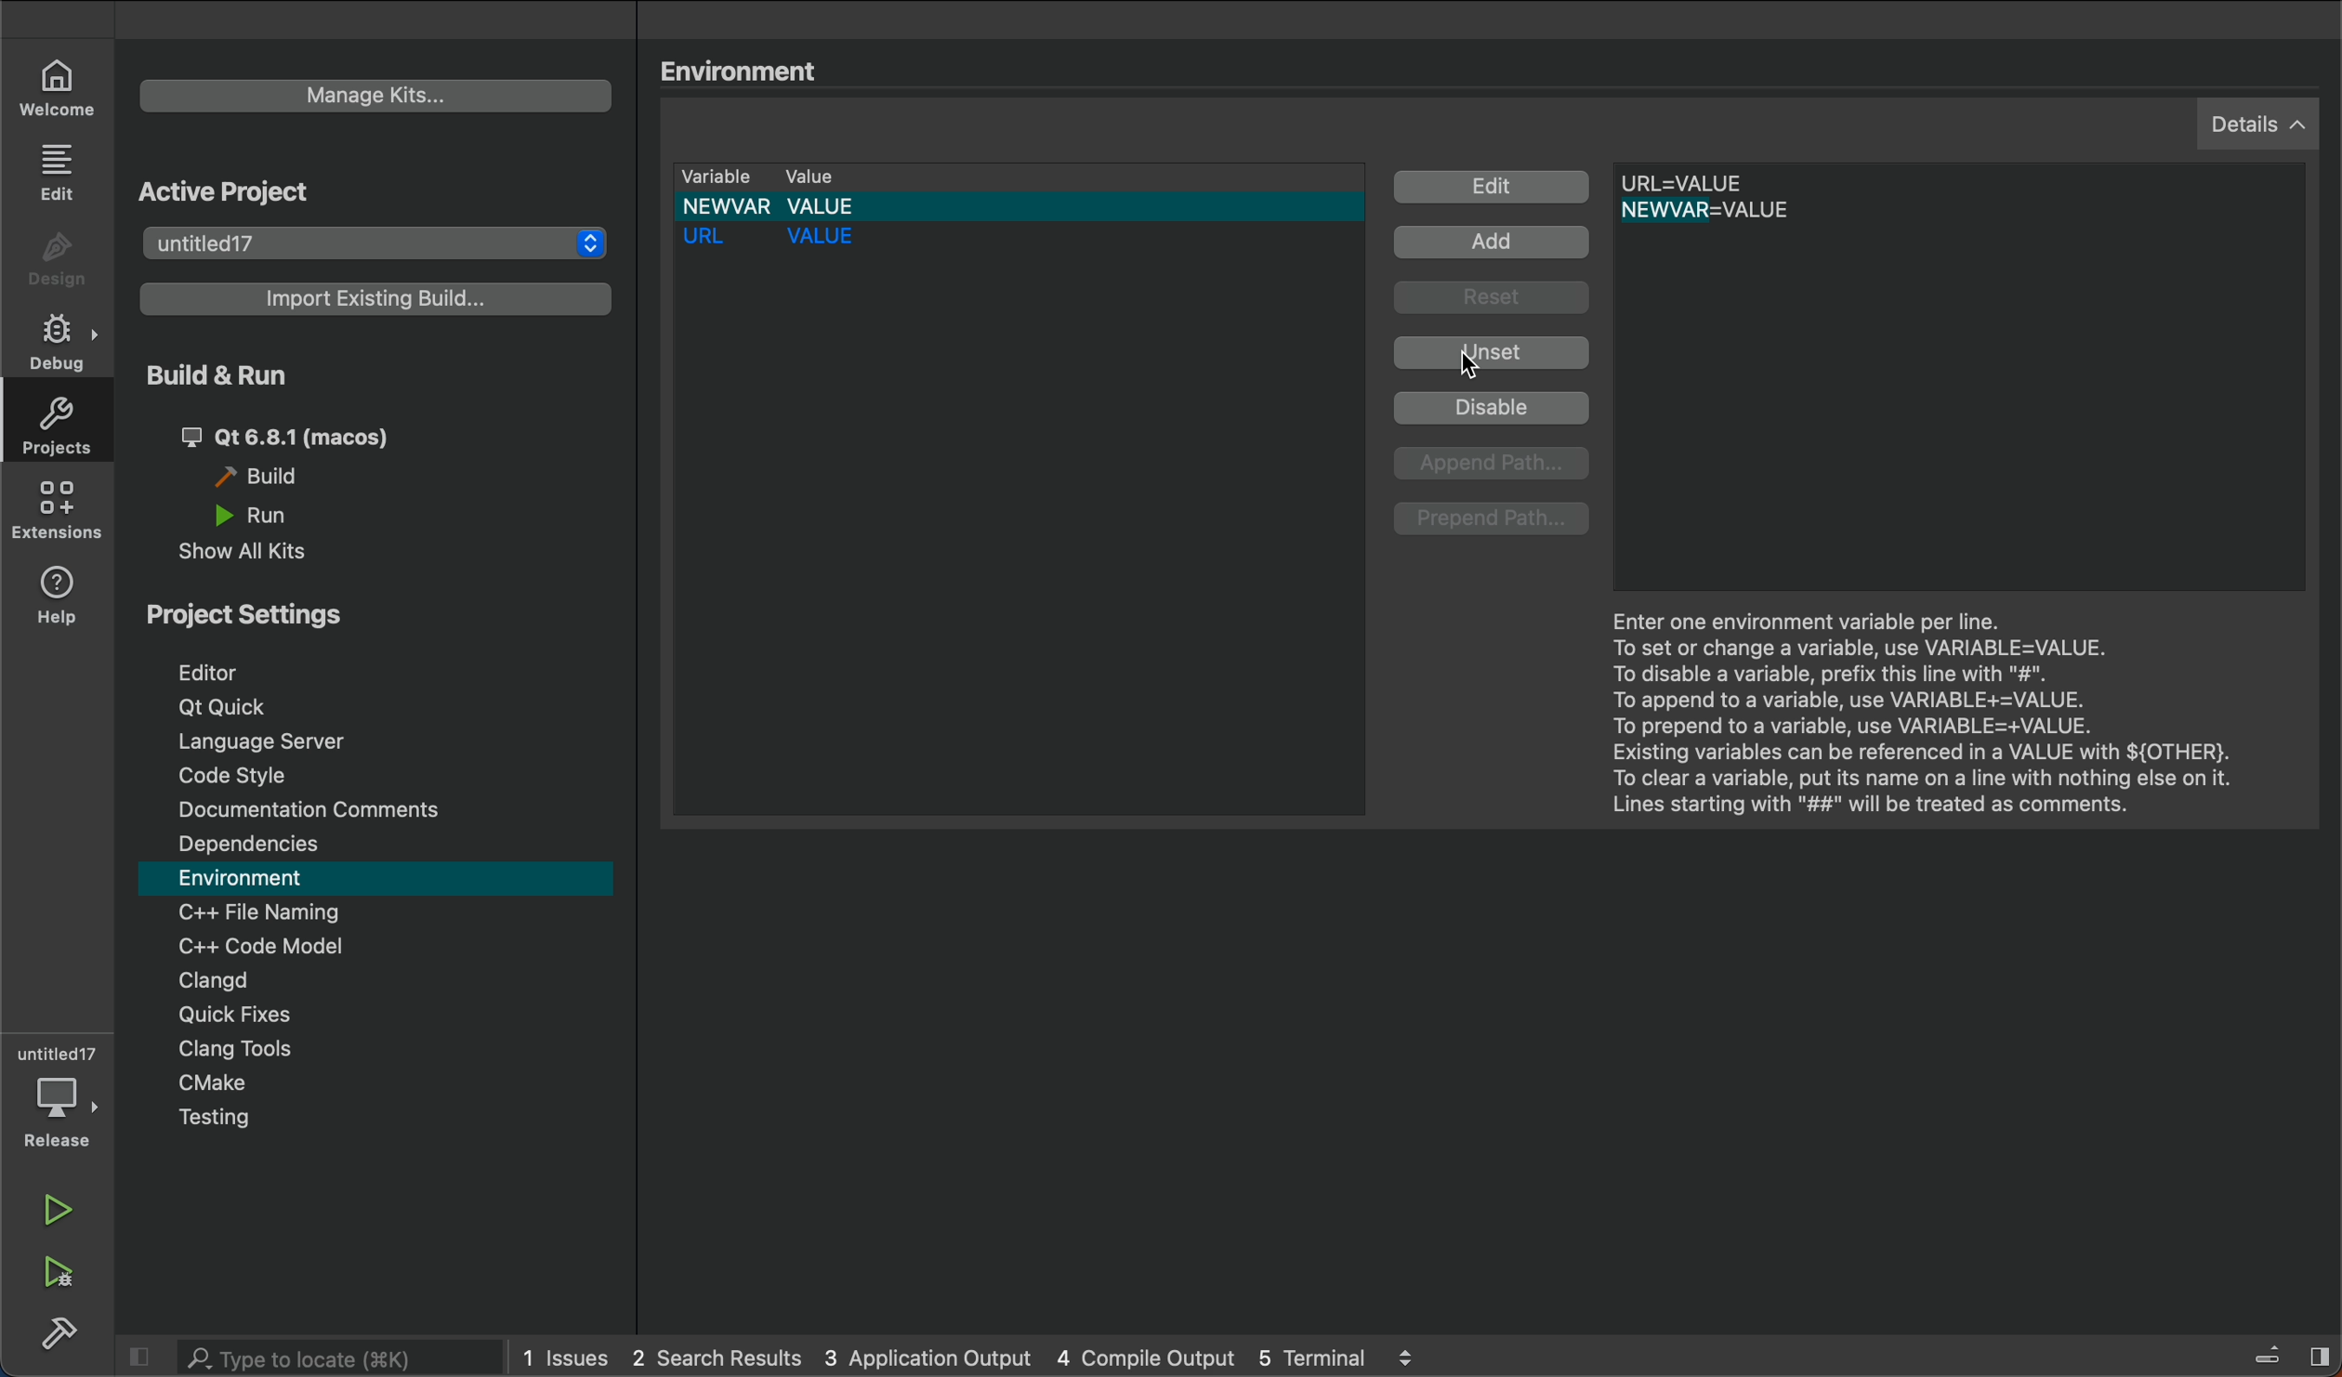 This screenshot has width=2342, height=1377. What do you see at coordinates (980, 1355) in the screenshot?
I see `logs` at bounding box center [980, 1355].